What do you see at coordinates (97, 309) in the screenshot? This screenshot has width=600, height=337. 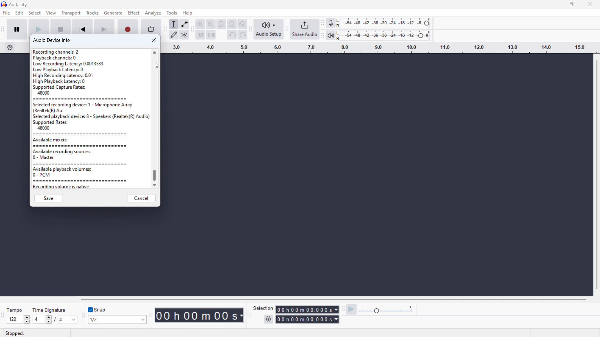 I see `toggle snap` at bounding box center [97, 309].